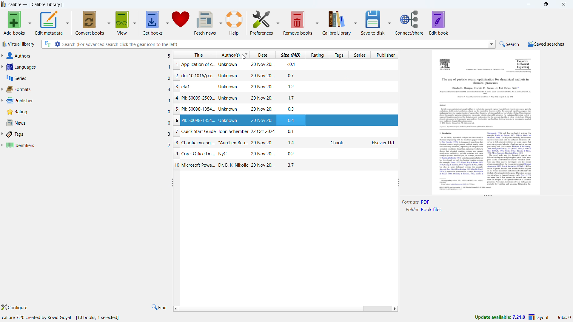 The height and width of the screenshot is (322, 573). I want to click on 1, so click(176, 65).